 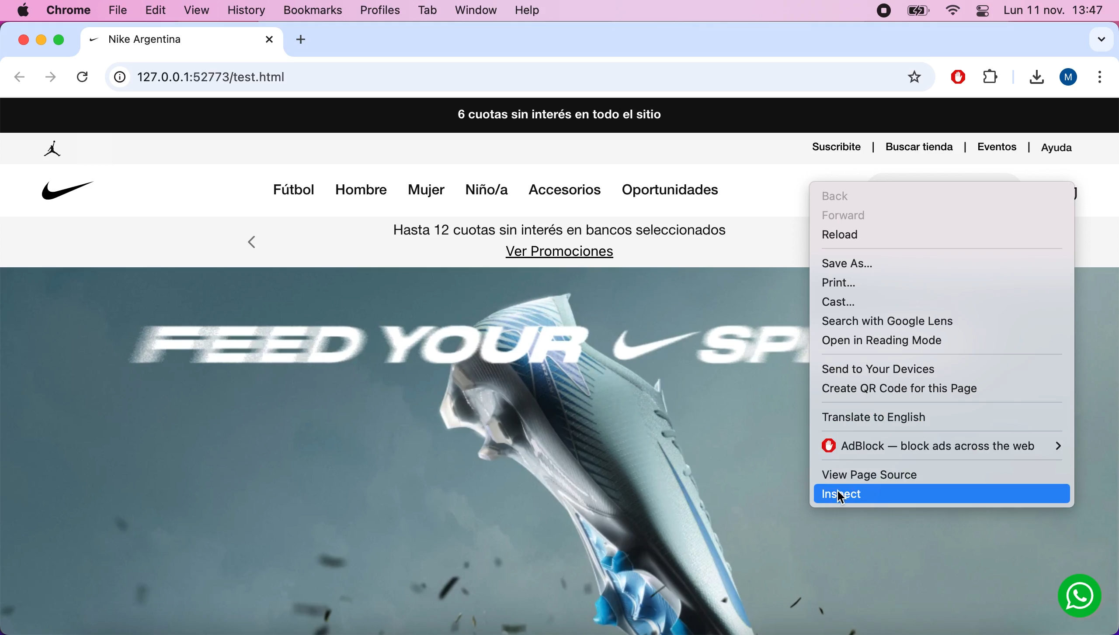 I want to click on ad blocker, so click(x=942, y=446).